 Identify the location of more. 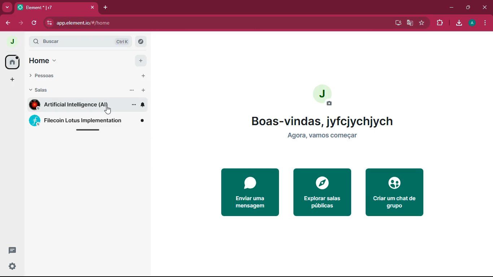
(133, 105).